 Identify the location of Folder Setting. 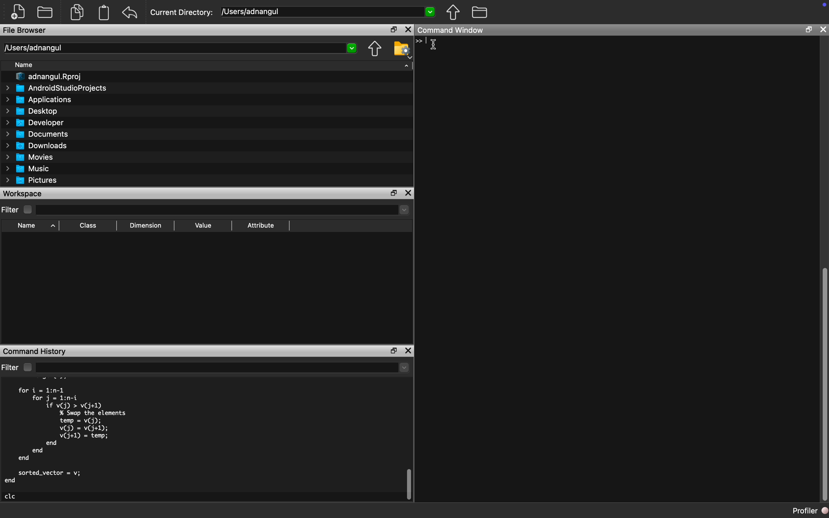
(403, 50).